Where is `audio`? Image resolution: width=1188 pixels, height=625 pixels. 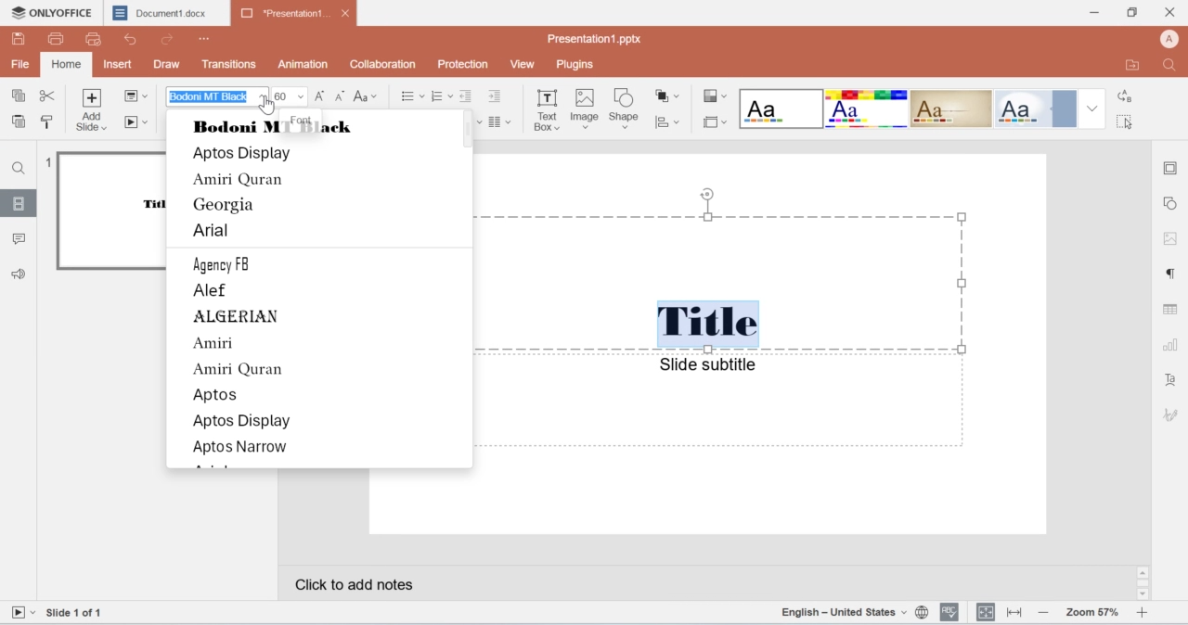
audio is located at coordinates (25, 273).